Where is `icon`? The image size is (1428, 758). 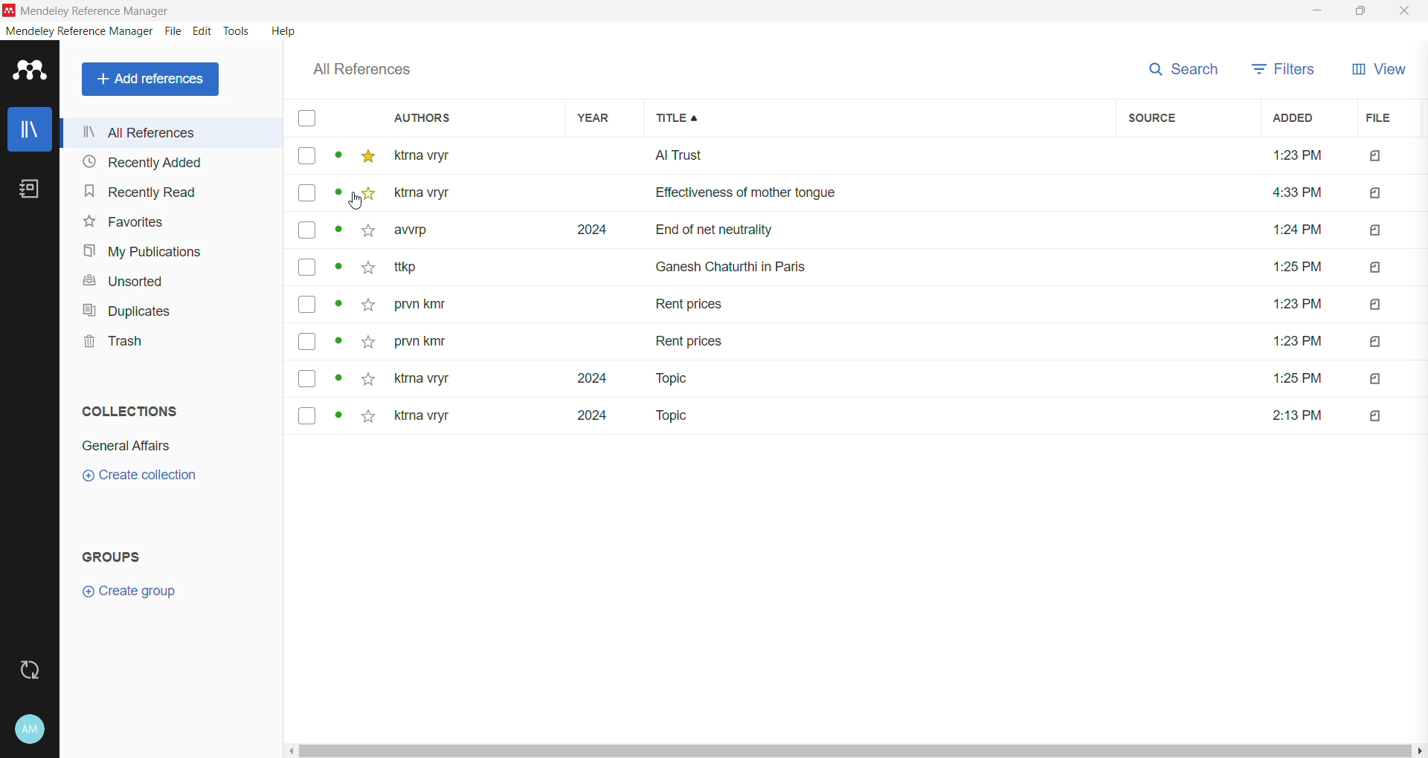 icon is located at coordinates (1376, 412).